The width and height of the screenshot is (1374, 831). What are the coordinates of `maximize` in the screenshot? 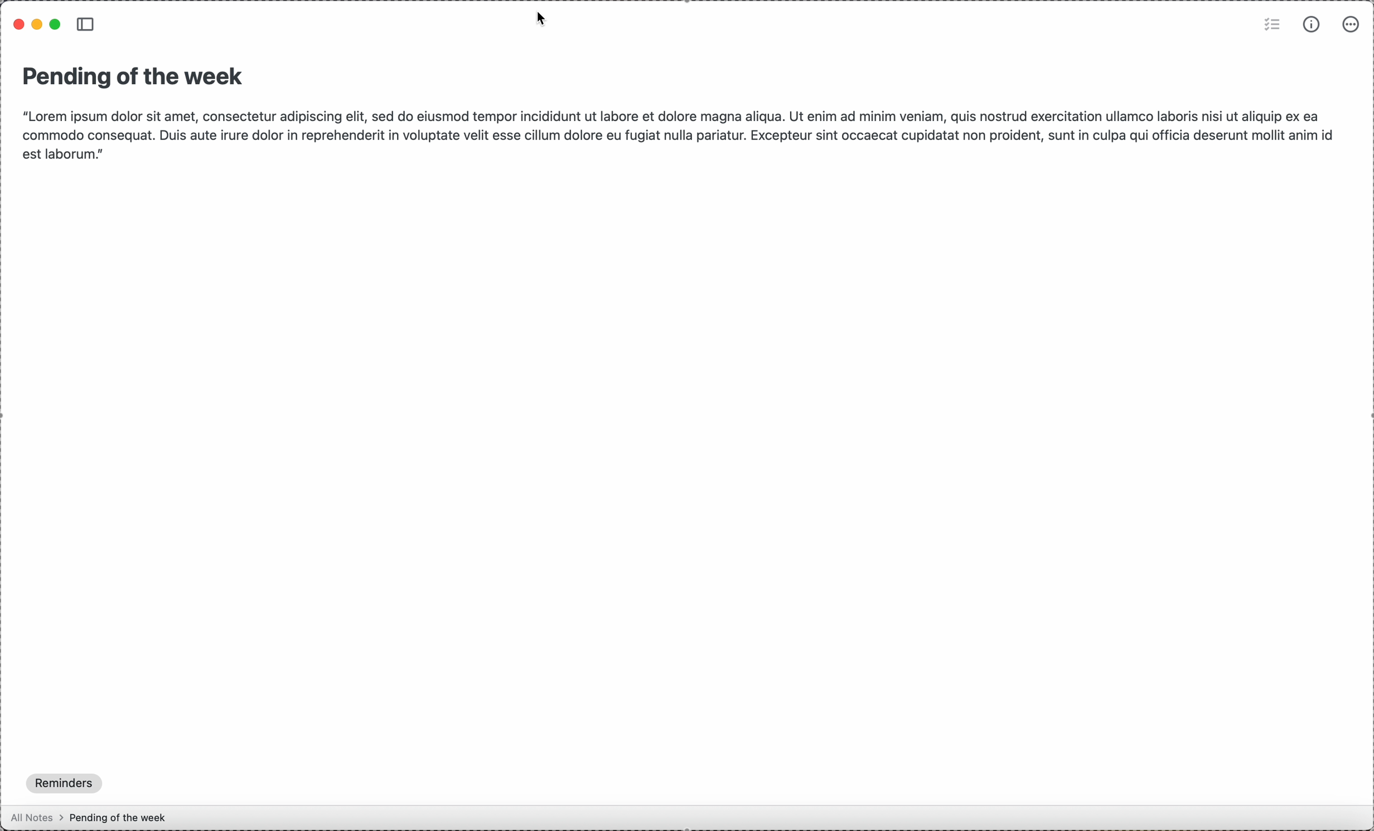 It's located at (56, 26).